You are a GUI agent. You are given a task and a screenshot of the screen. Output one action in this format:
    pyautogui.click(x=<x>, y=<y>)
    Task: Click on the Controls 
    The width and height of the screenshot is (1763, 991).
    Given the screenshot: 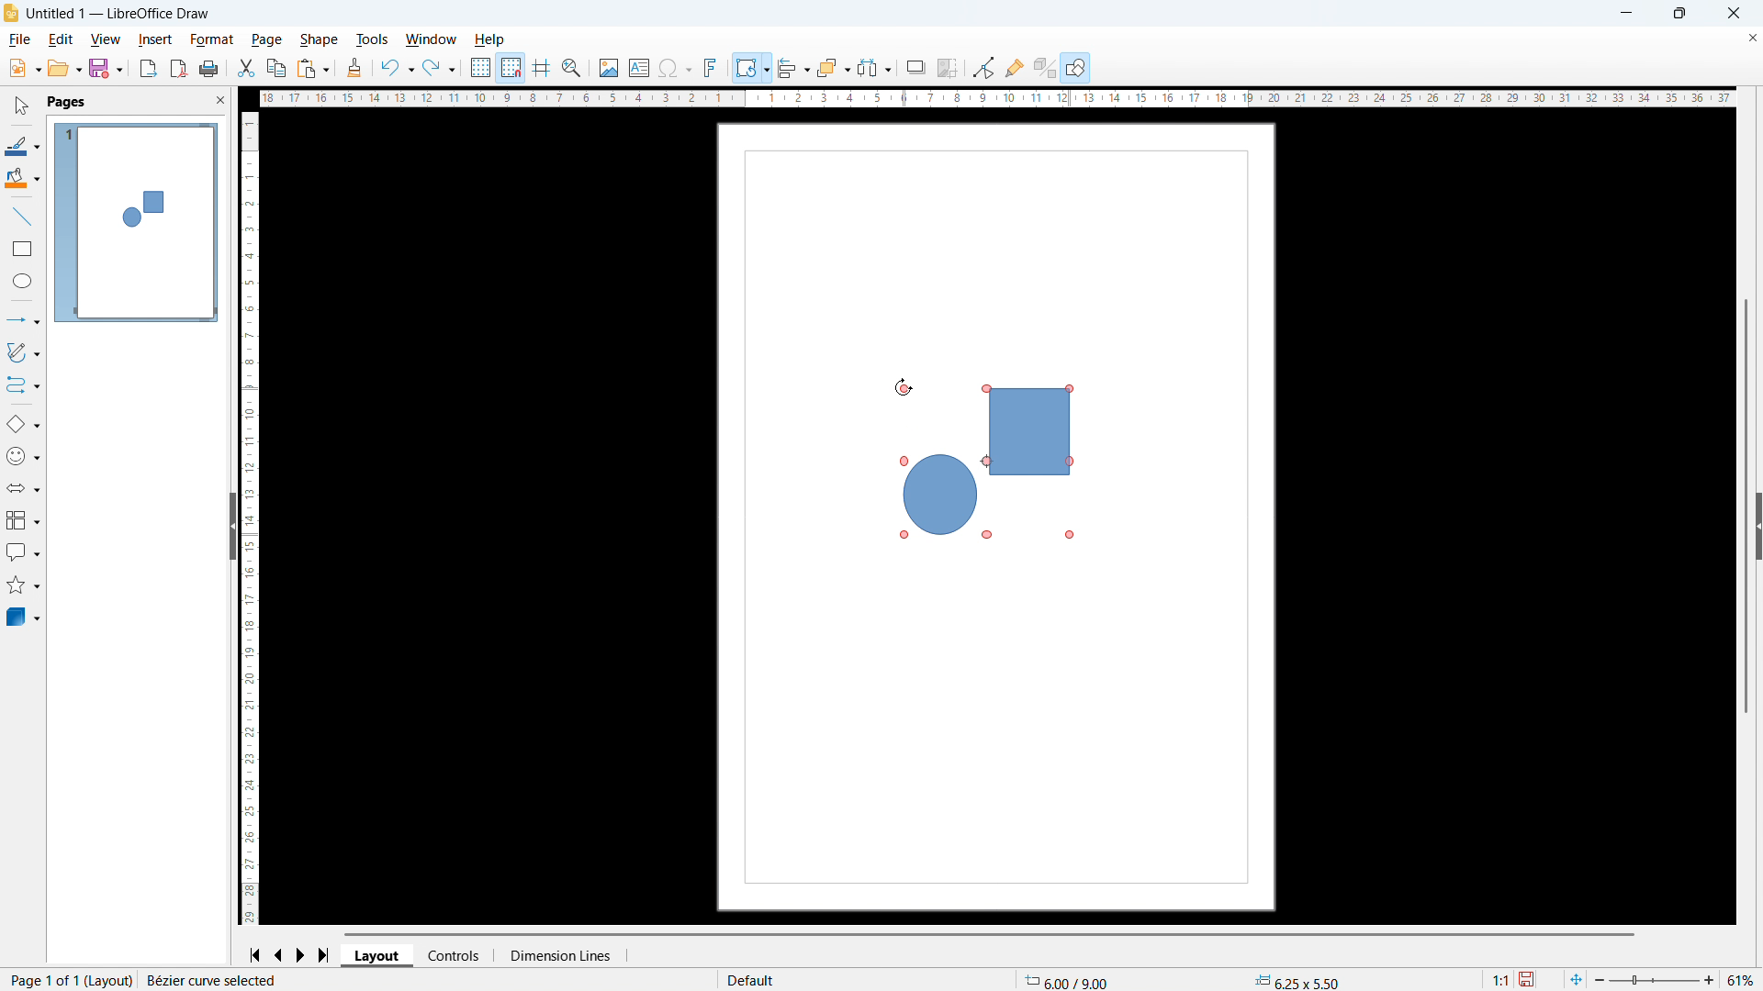 What is the action you would take?
    pyautogui.click(x=456, y=955)
    